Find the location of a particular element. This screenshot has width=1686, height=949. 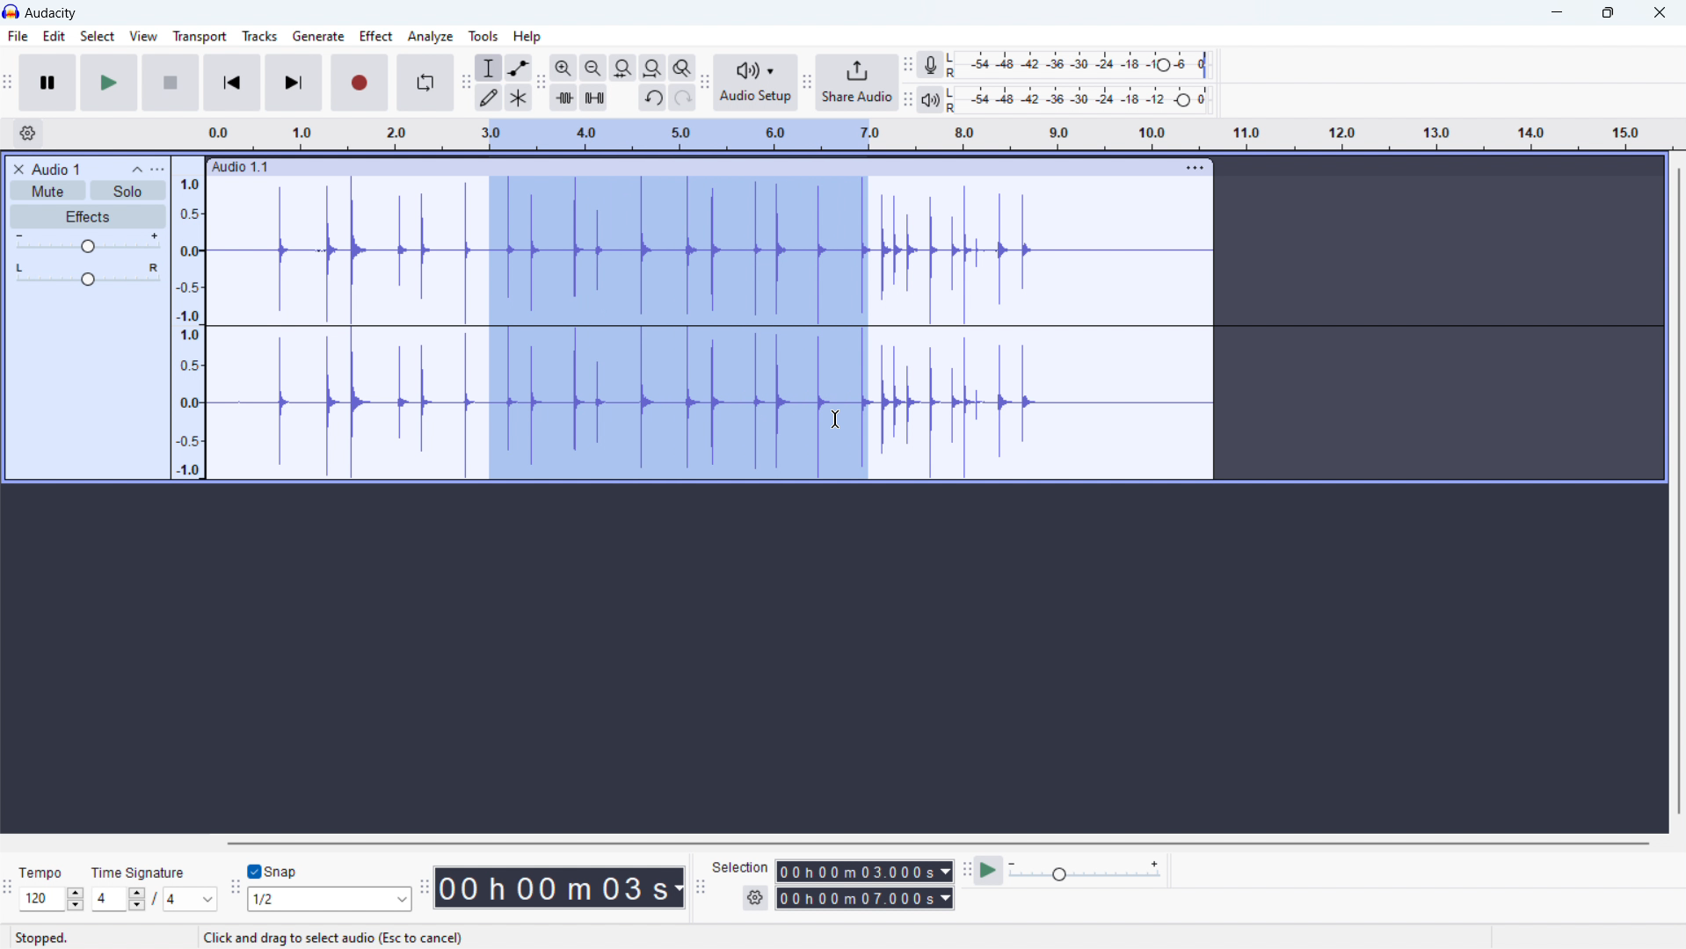

Selection is located at coordinates (742, 864).